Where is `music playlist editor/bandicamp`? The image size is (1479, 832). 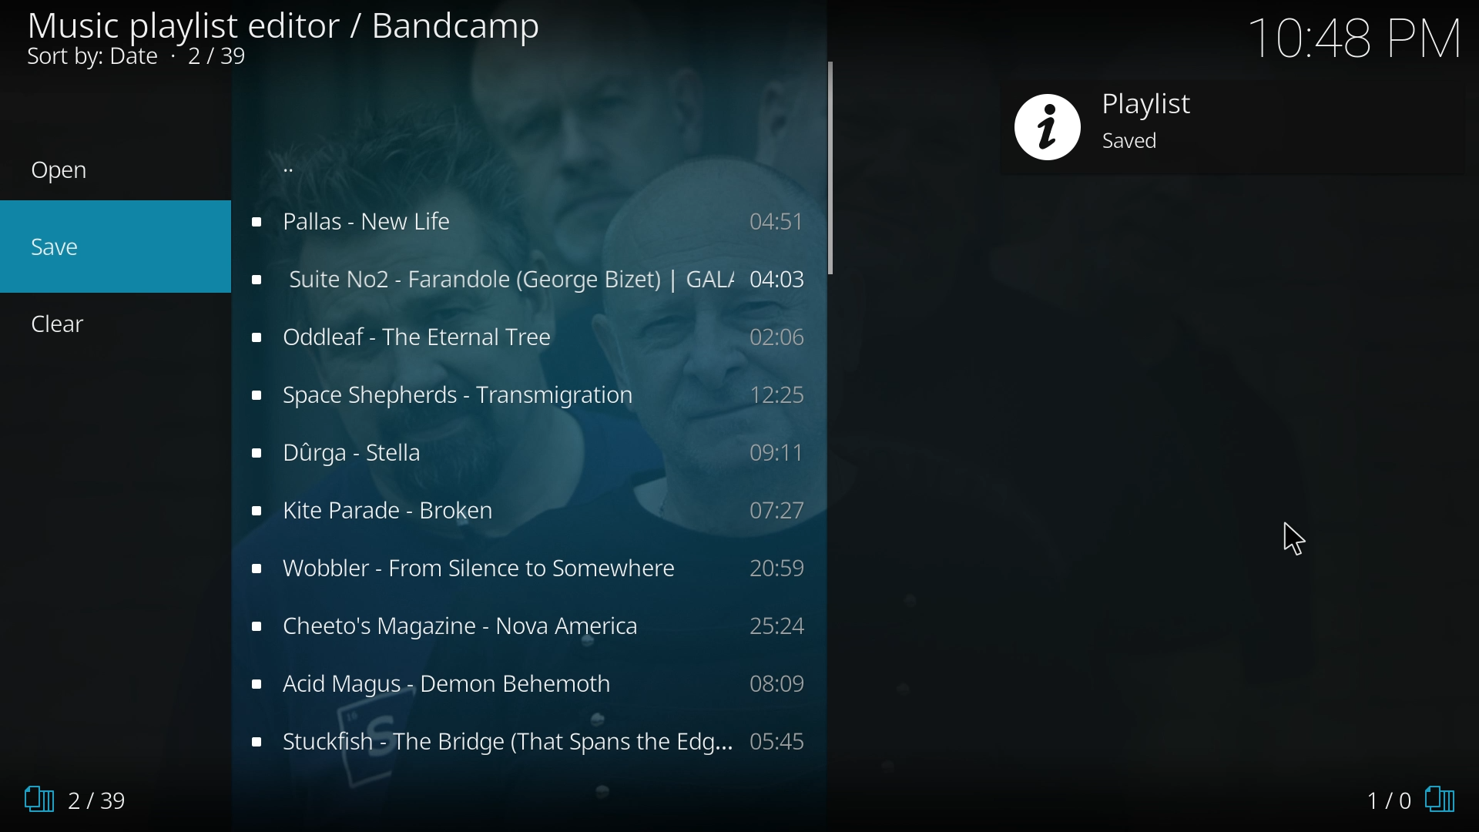 music playlist editor/bandicamp is located at coordinates (288, 37).